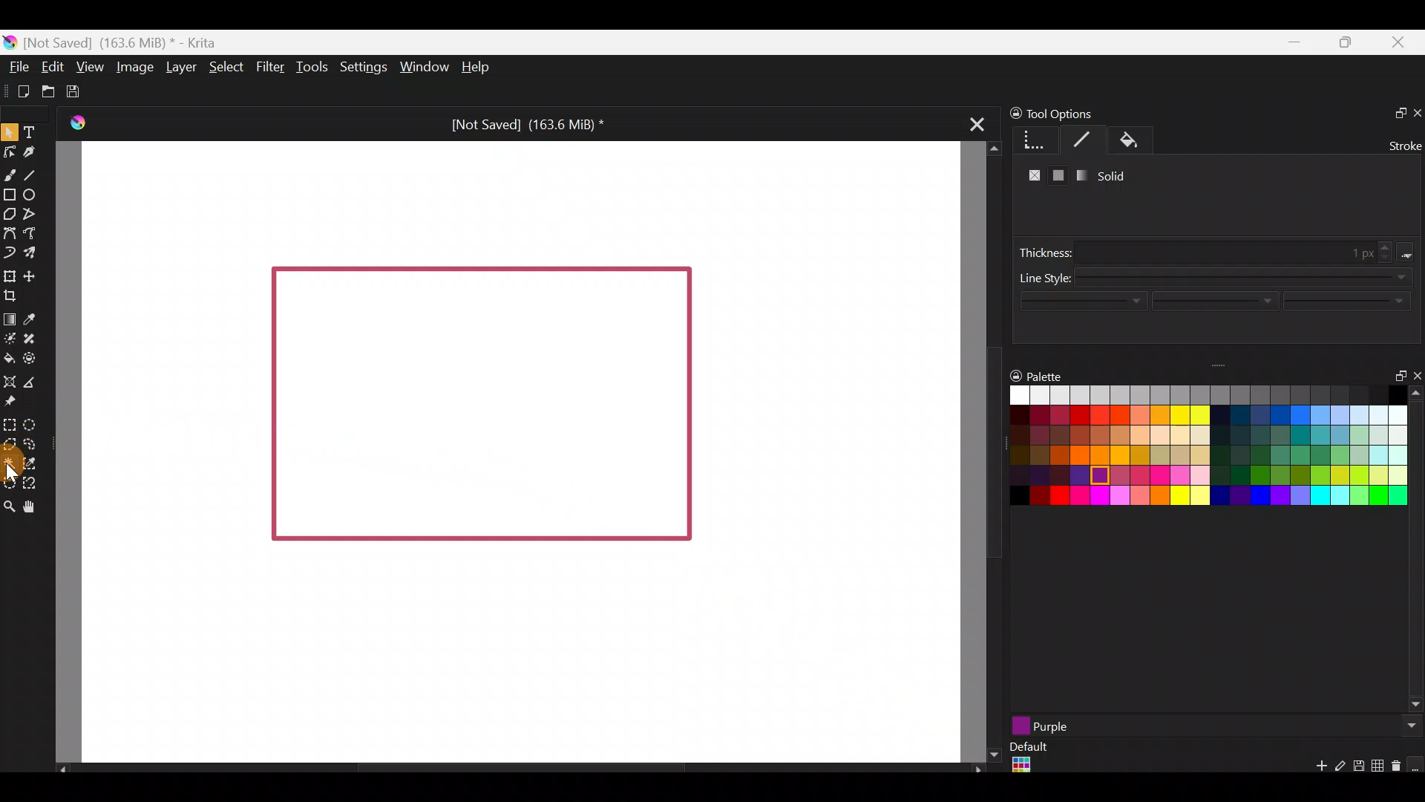 Image resolution: width=1425 pixels, height=802 pixels. I want to click on Contiguous selection tool, so click(10, 463).